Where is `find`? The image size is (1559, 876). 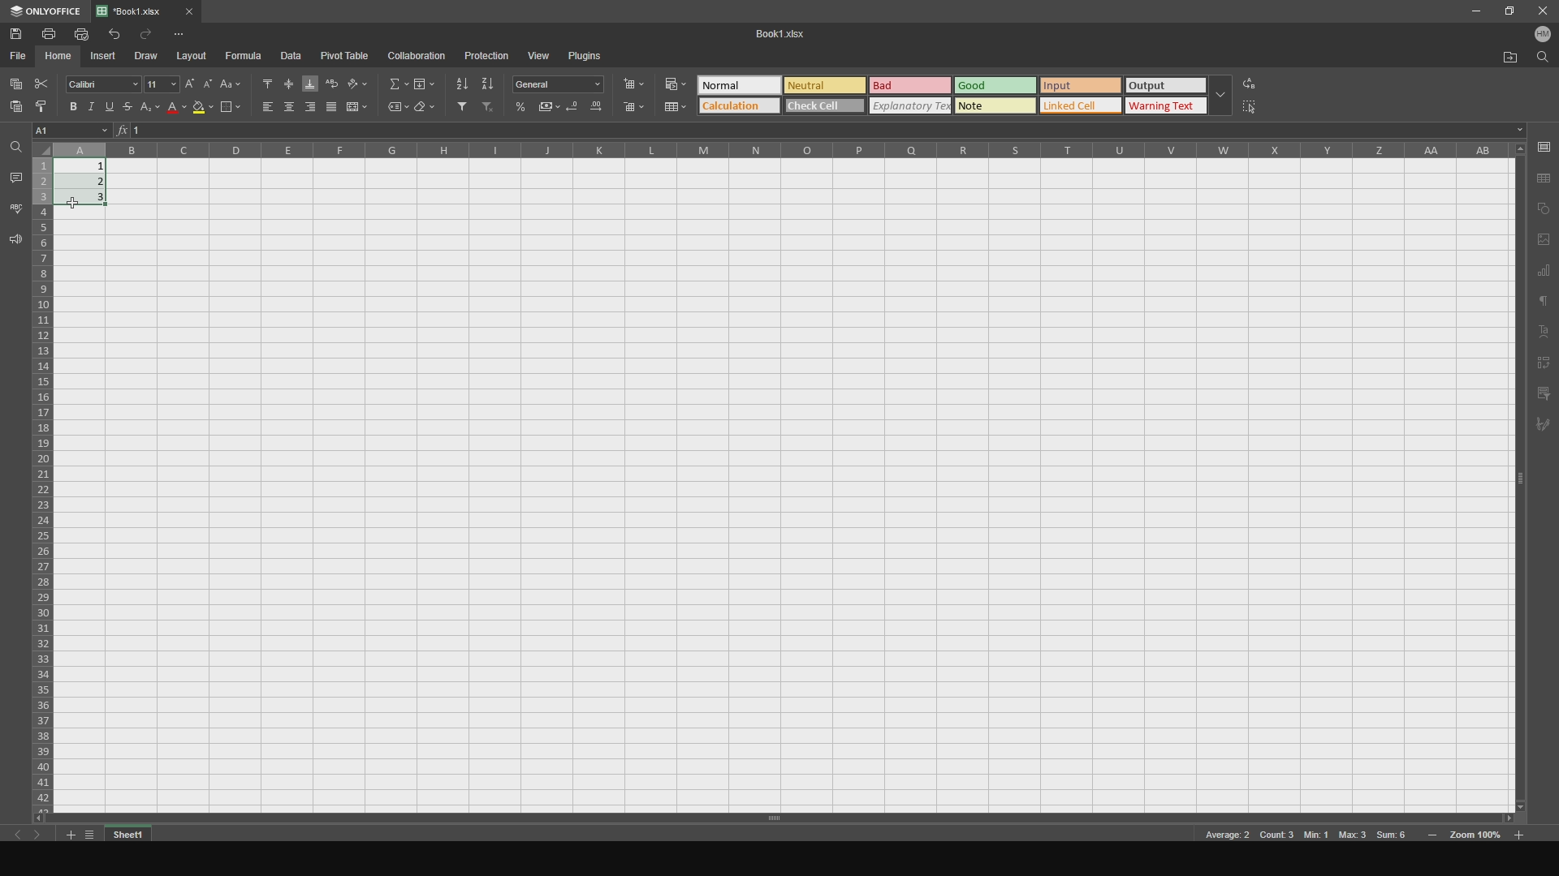
find is located at coordinates (1541, 60).